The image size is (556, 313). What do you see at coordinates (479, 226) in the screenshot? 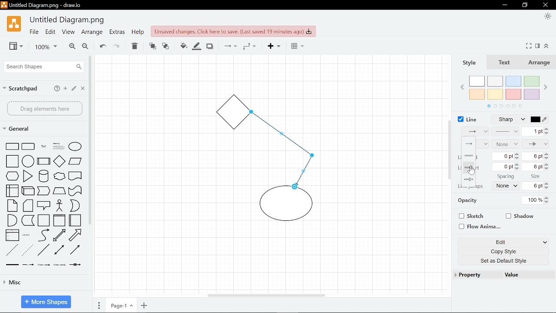
I see `flow animation` at bounding box center [479, 226].